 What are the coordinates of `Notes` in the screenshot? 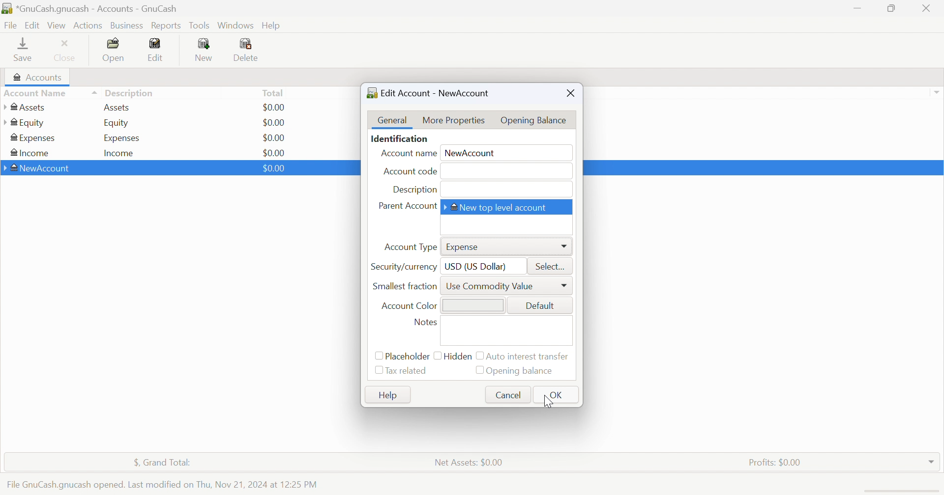 It's located at (426, 323).